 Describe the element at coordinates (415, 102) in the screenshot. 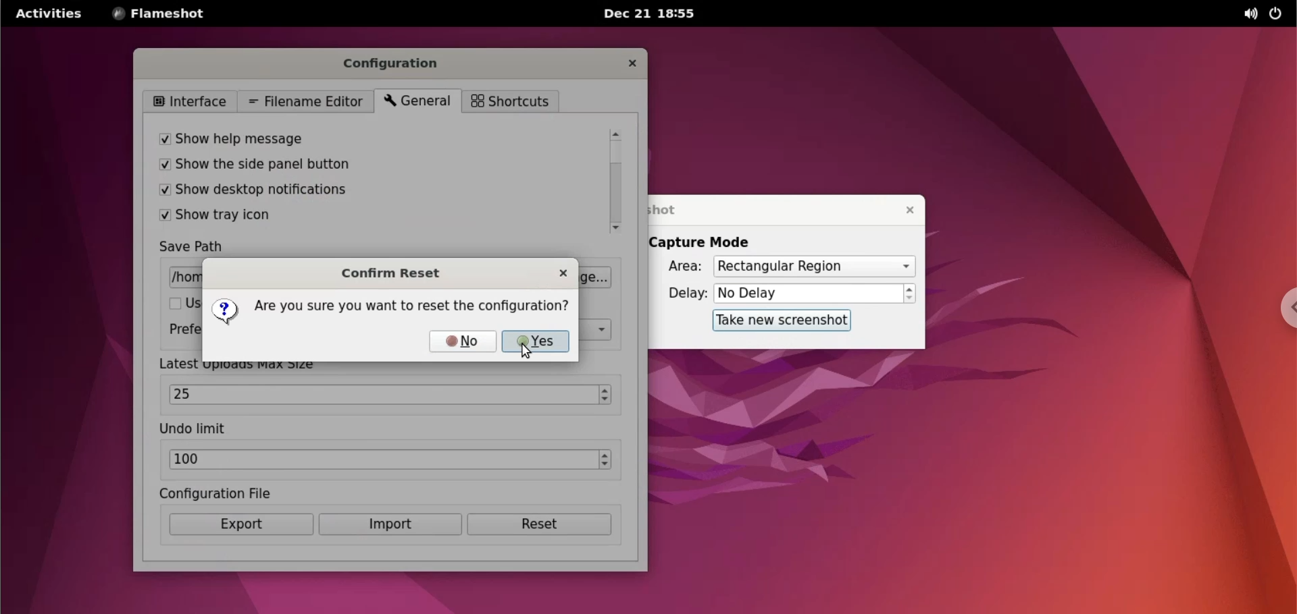

I see `general ` at that location.